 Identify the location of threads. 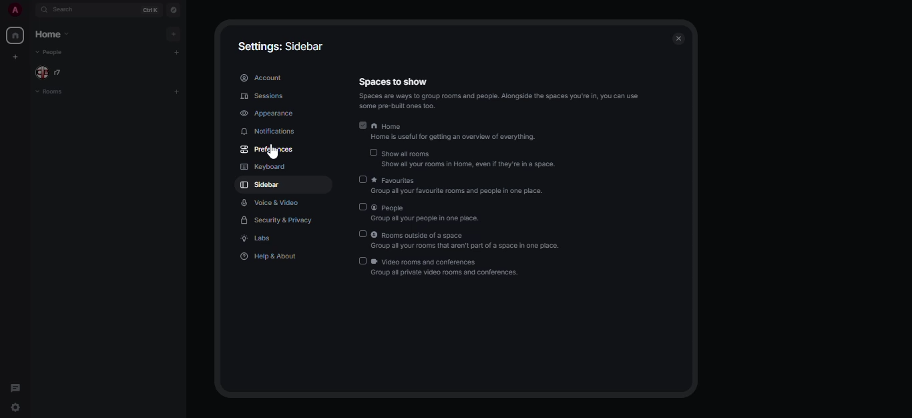
(19, 386).